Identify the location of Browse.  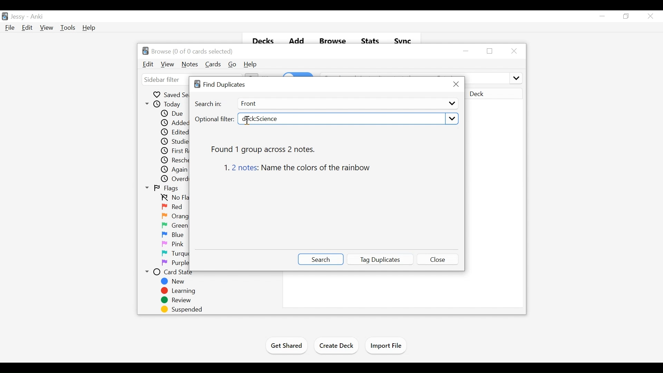
(332, 39).